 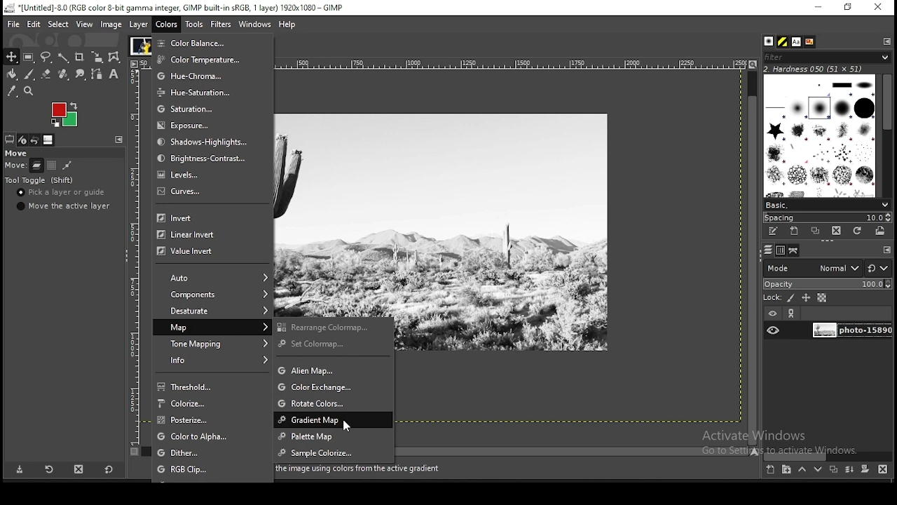 What do you see at coordinates (210, 175) in the screenshot?
I see `levels` at bounding box center [210, 175].